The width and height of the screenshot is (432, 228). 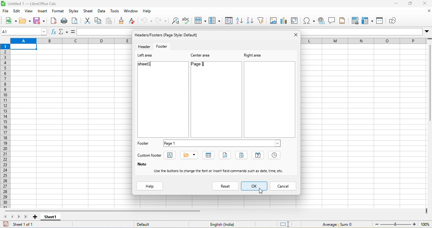 What do you see at coordinates (410, 4) in the screenshot?
I see `maximize` at bounding box center [410, 4].